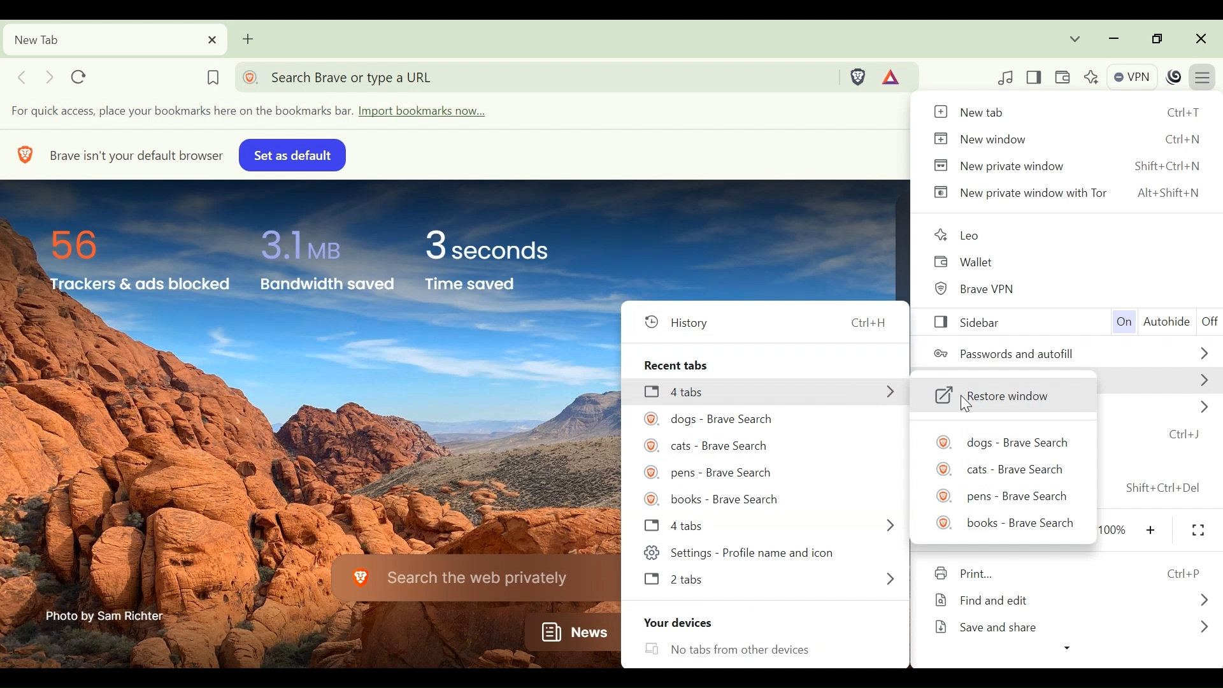  I want to click on MORE, so click(883, 525).